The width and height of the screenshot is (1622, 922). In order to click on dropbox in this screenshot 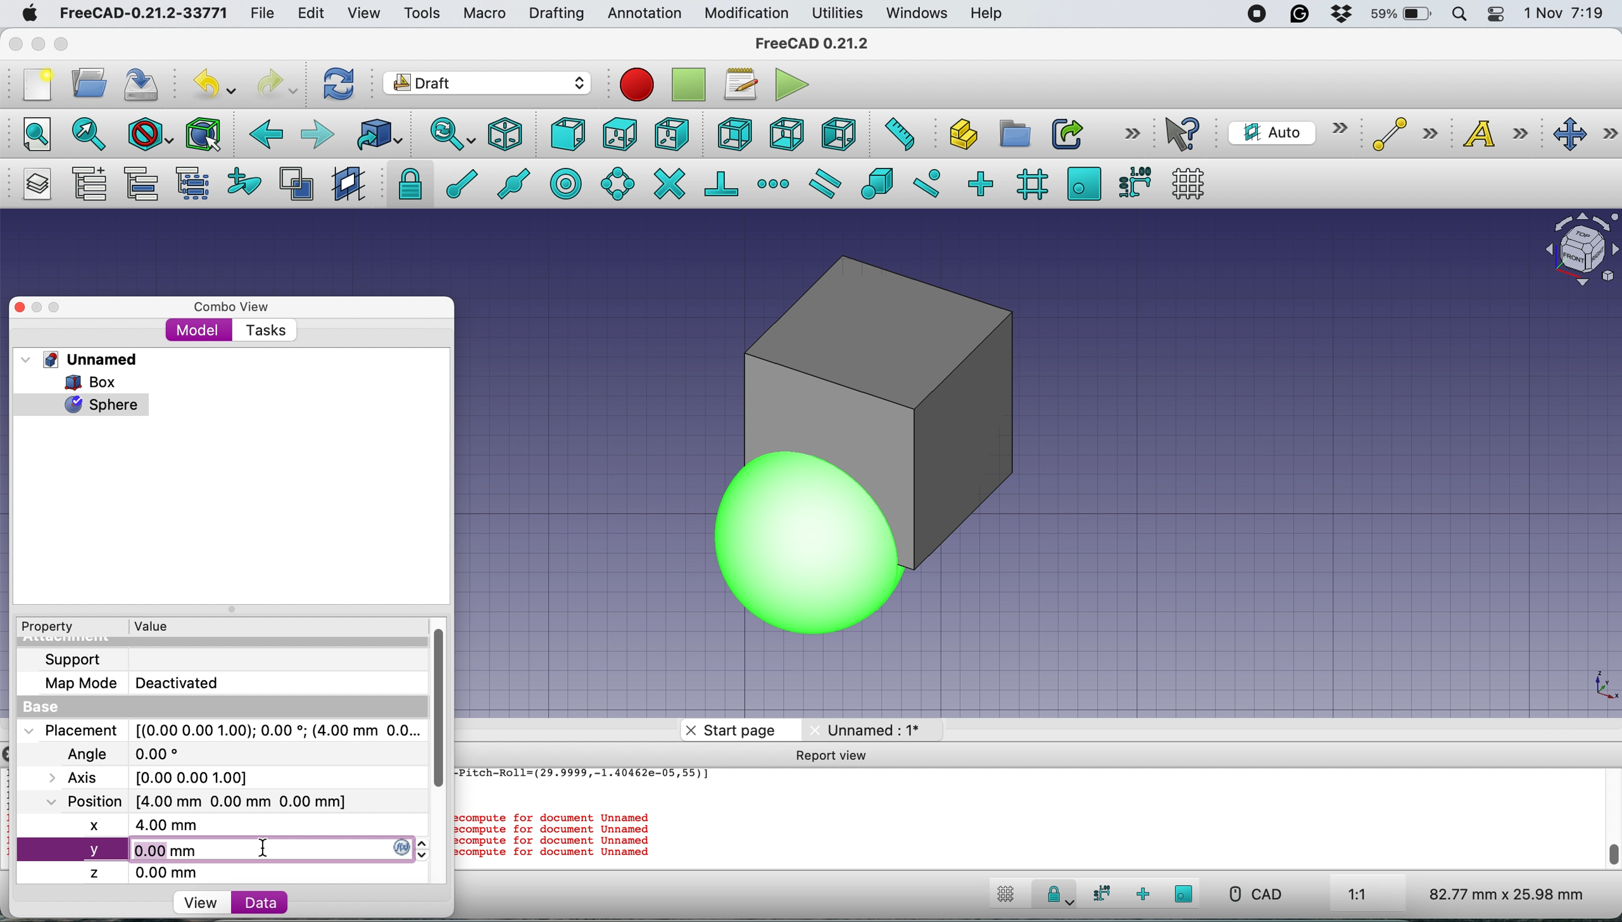, I will do `click(1335, 15)`.